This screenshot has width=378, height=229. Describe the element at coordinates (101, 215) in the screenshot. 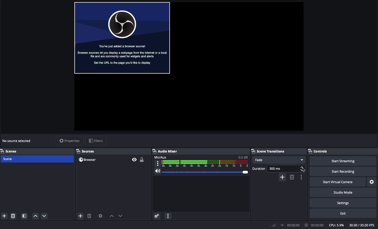

I see `Sources preferences` at that location.